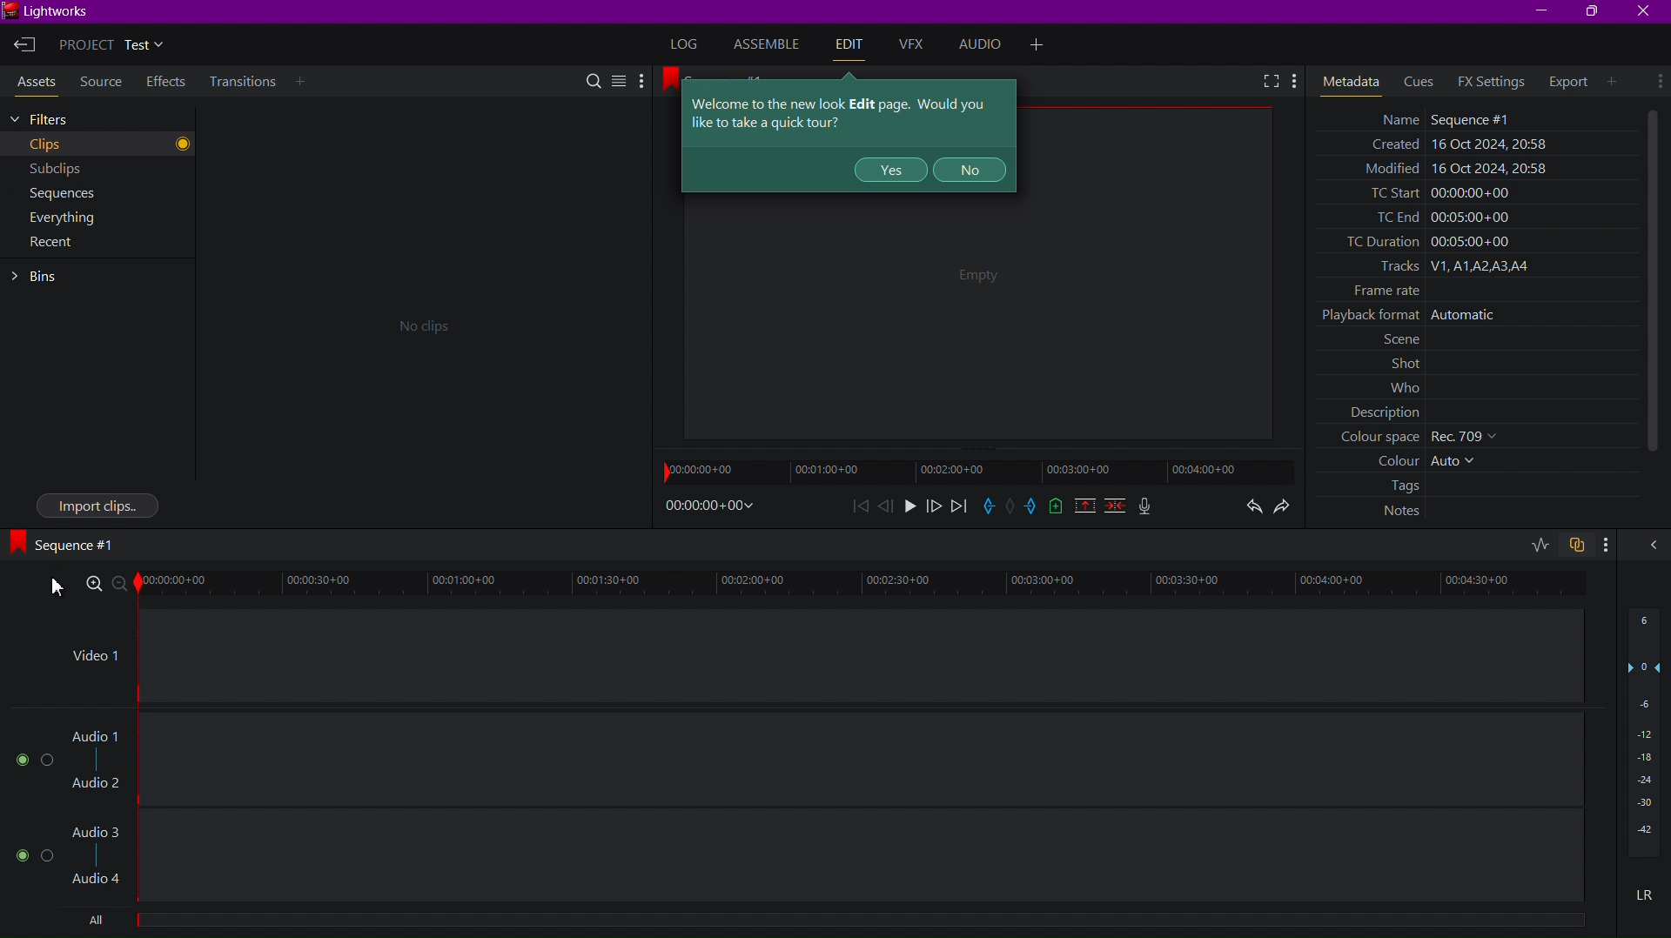  I want to click on Source, so click(100, 80).